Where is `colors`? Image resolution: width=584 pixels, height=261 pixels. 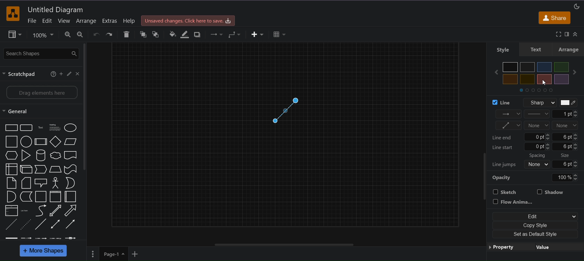
colors is located at coordinates (533, 78).